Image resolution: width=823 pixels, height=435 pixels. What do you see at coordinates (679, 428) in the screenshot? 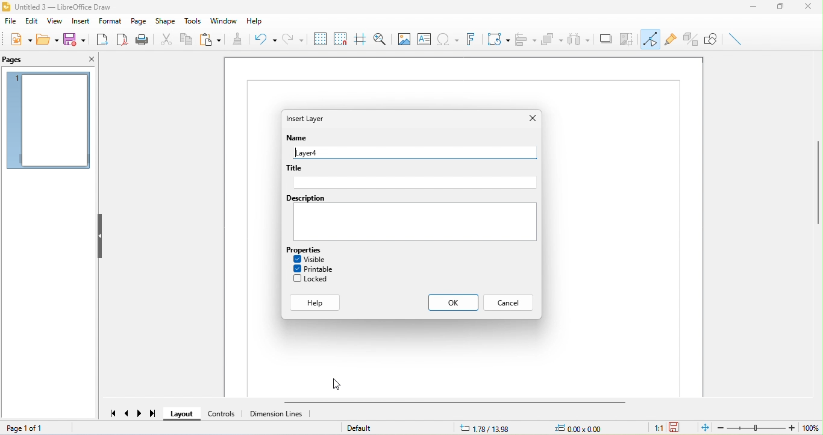
I see `the document has not been modified since the last save` at bounding box center [679, 428].